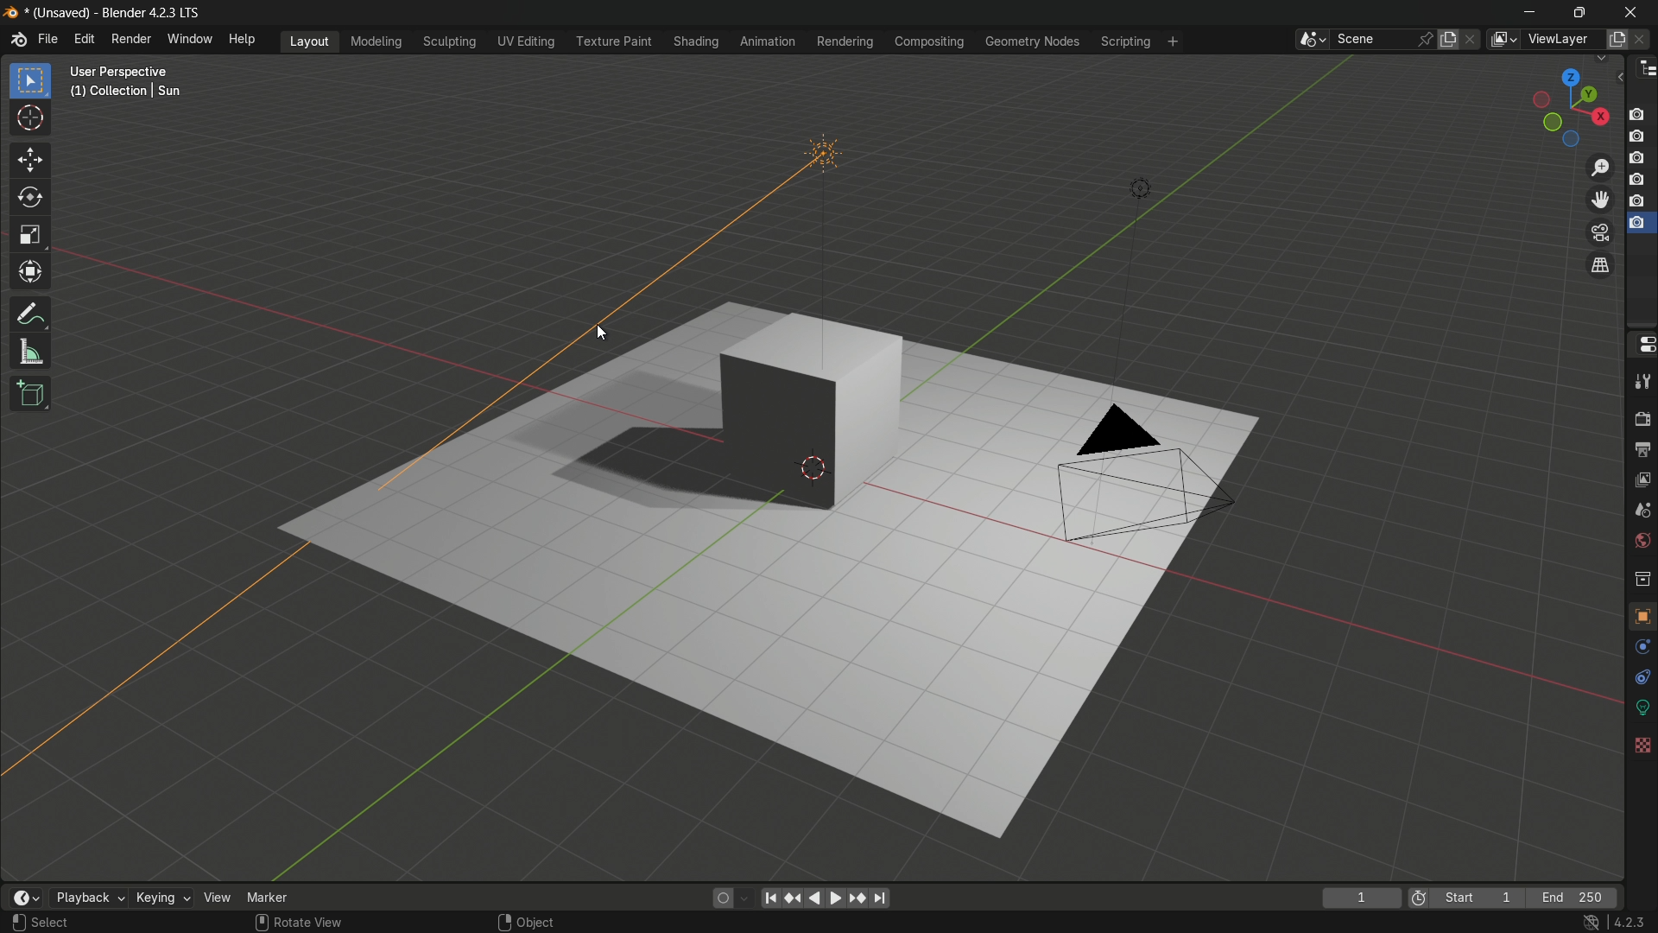 The image size is (1658, 933). What do you see at coordinates (48, 39) in the screenshot?
I see `file menu` at bounding box center [48, 39].